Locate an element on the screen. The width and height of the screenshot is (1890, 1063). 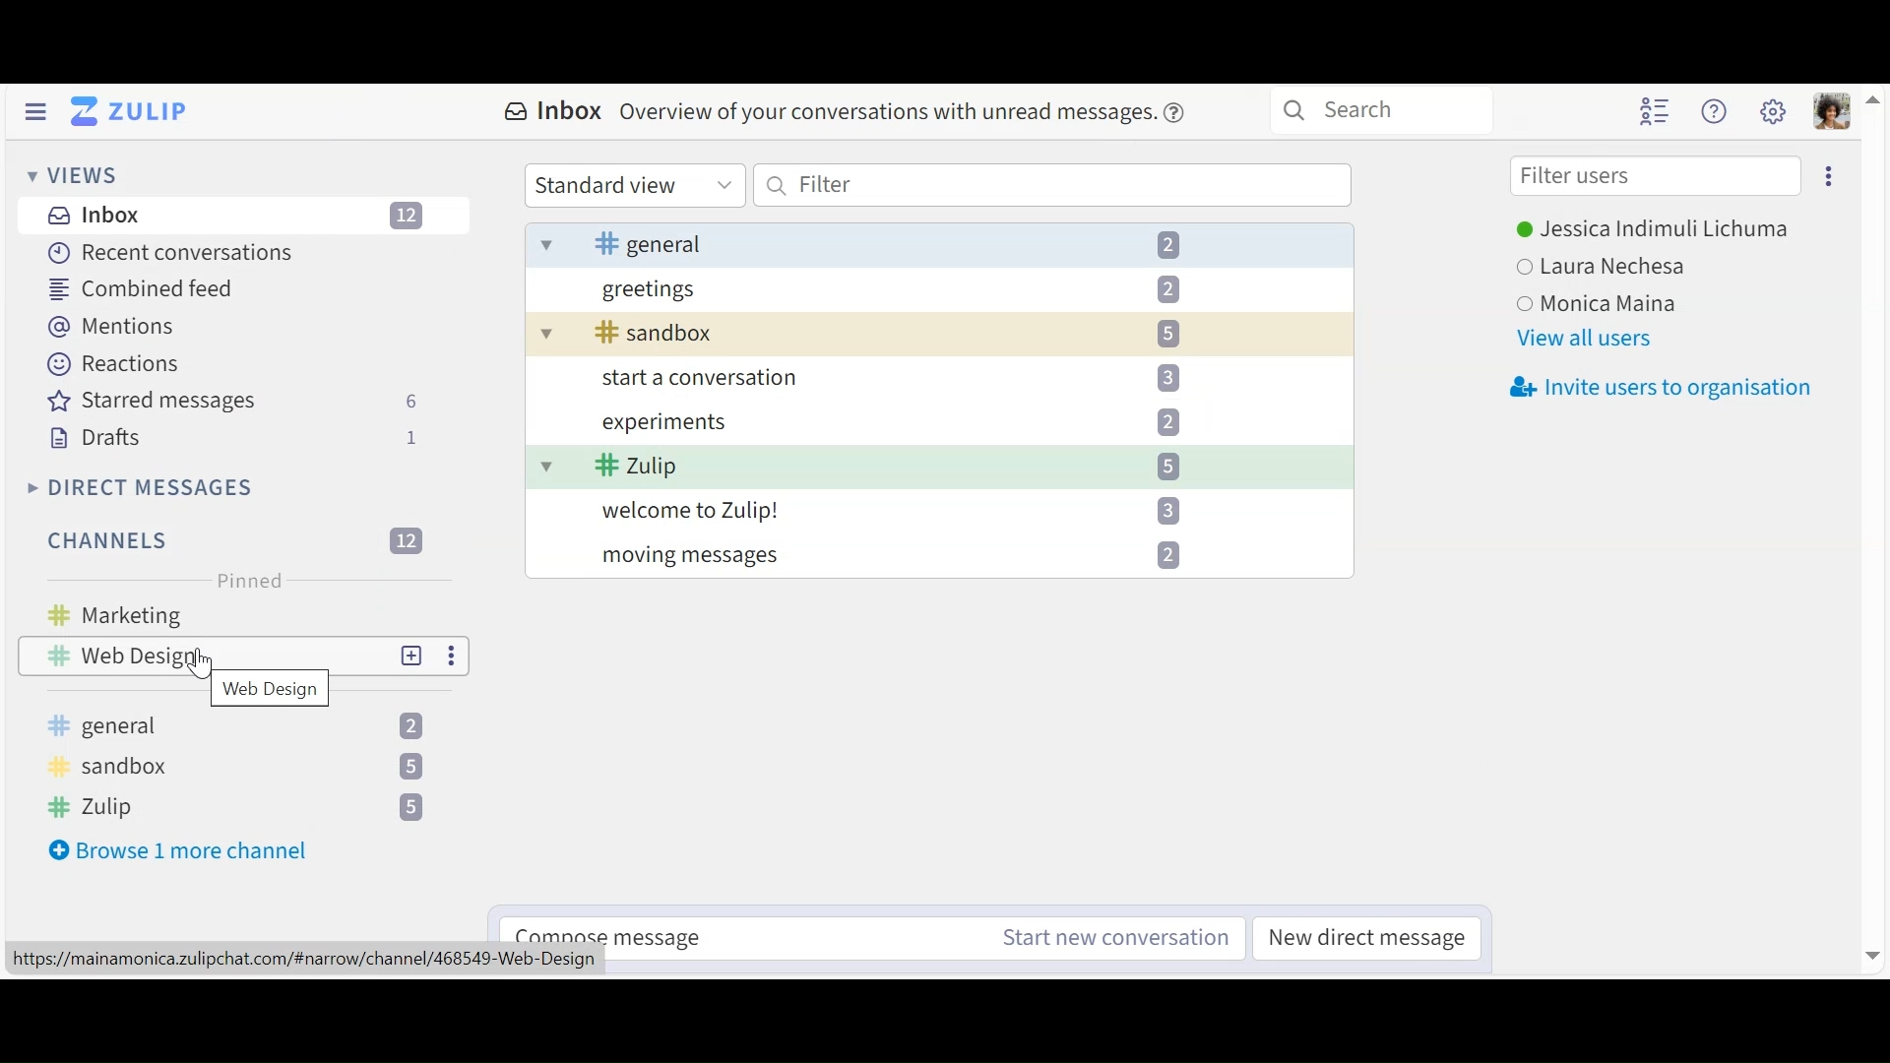
Cursor is located at coordinates (204, 665).